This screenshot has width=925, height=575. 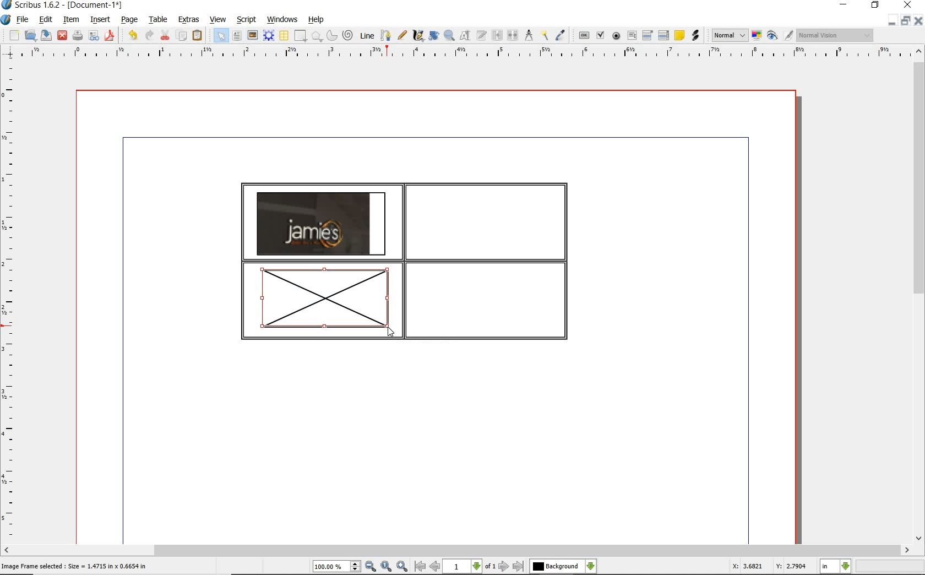 What do you see at coordinates (434, 567) in the screenshot?
I see `go to previous page` at bounding box center [434, 567].